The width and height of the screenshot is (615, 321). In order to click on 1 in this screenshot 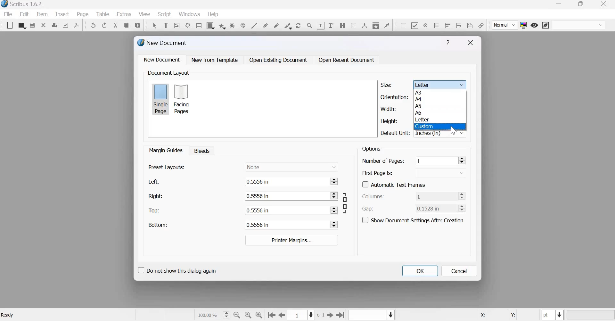, I will do `click(435, 160)`.